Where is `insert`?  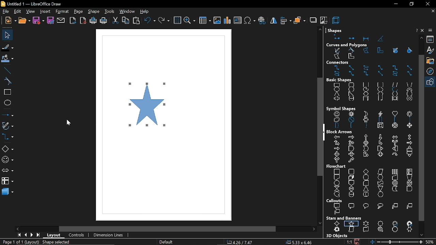 insert is located at coordinates (44, 12).